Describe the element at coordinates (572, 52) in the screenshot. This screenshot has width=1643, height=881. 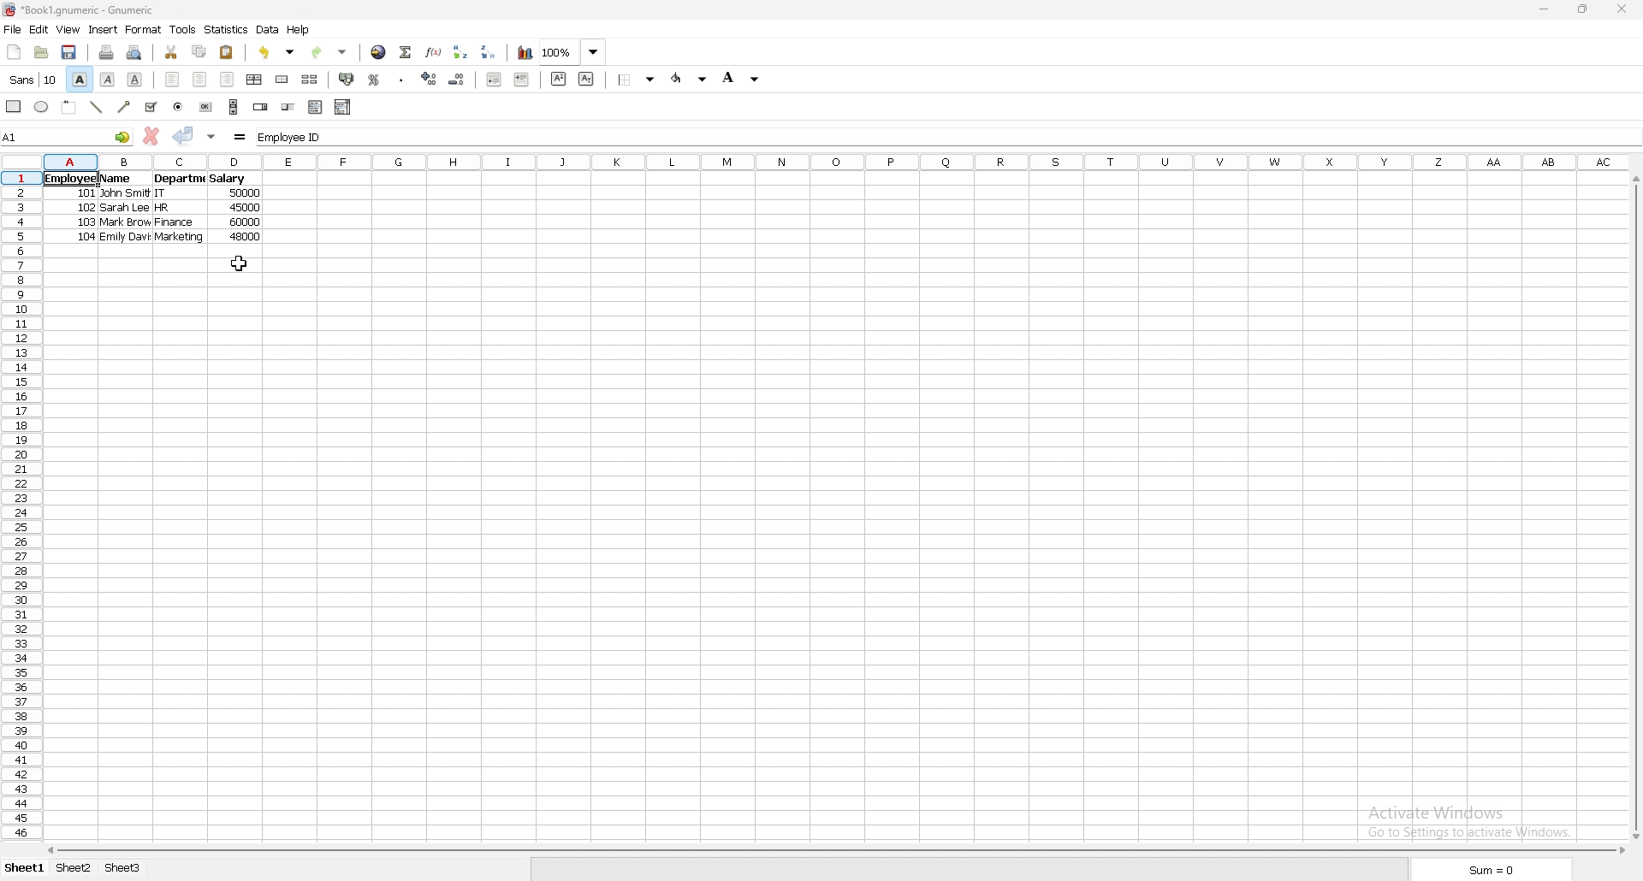
I see `100%` at that location.